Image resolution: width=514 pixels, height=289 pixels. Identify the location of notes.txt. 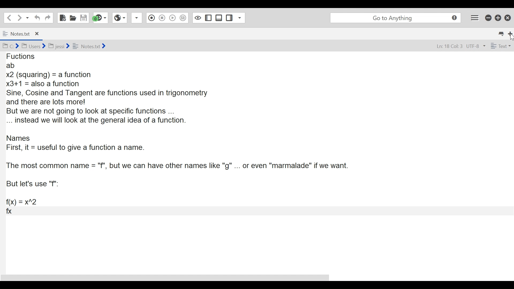
(89, 46).